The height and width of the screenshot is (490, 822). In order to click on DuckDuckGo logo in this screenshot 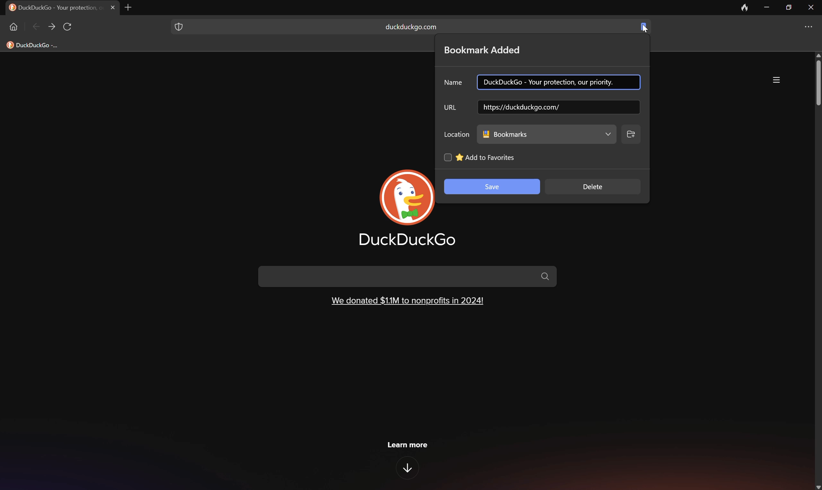, I will do `click(408, 197)`.